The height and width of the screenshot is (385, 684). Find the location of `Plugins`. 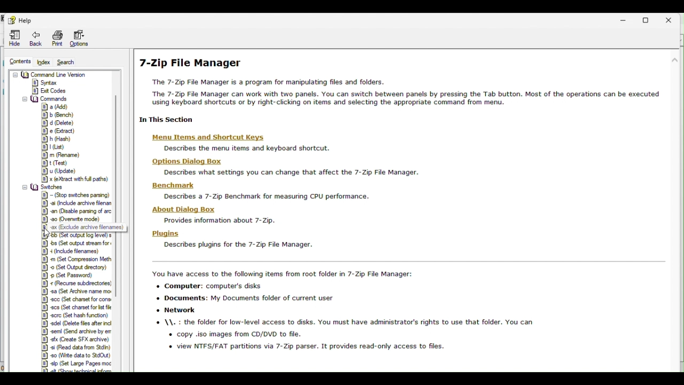

Plugins is located at coordinates (166, 235).